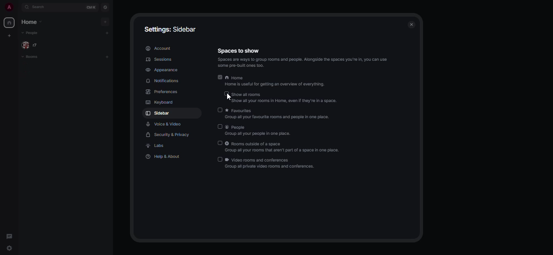 This screenshot has width=553, height=255. What do you see at coordinates (220, 143) in the screenshot?
I see `disabled` at bounding box center [220, 143].